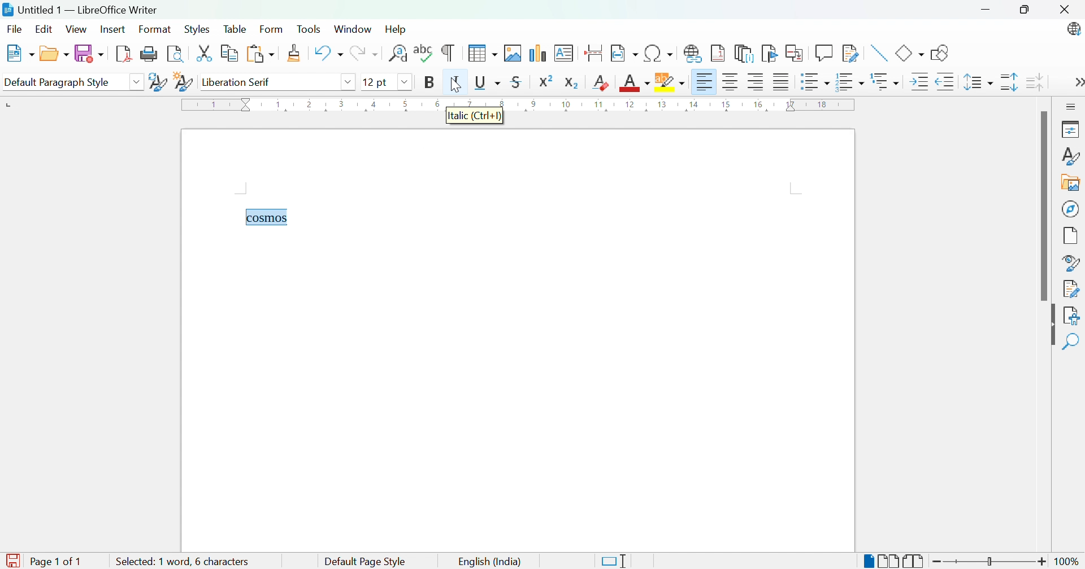 The height and width of the screenshot is (569, 1085). Describe the element at coordinates (351, 84) in the screenshot. I see `Drop down` at that location.